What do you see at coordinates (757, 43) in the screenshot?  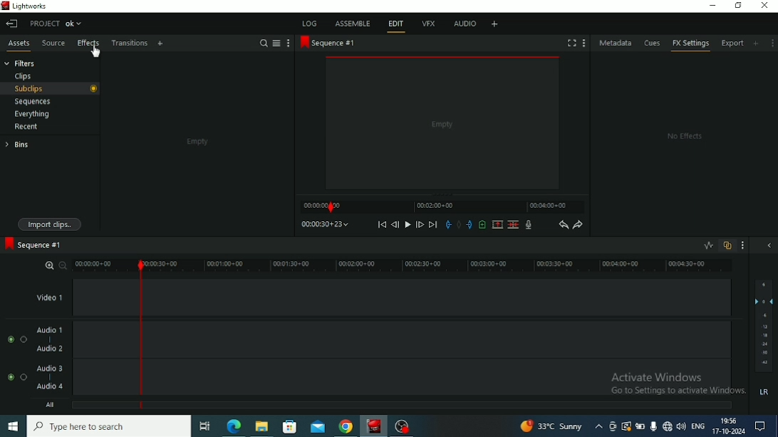 I see `Add panel` at bounding box center [757, 43].